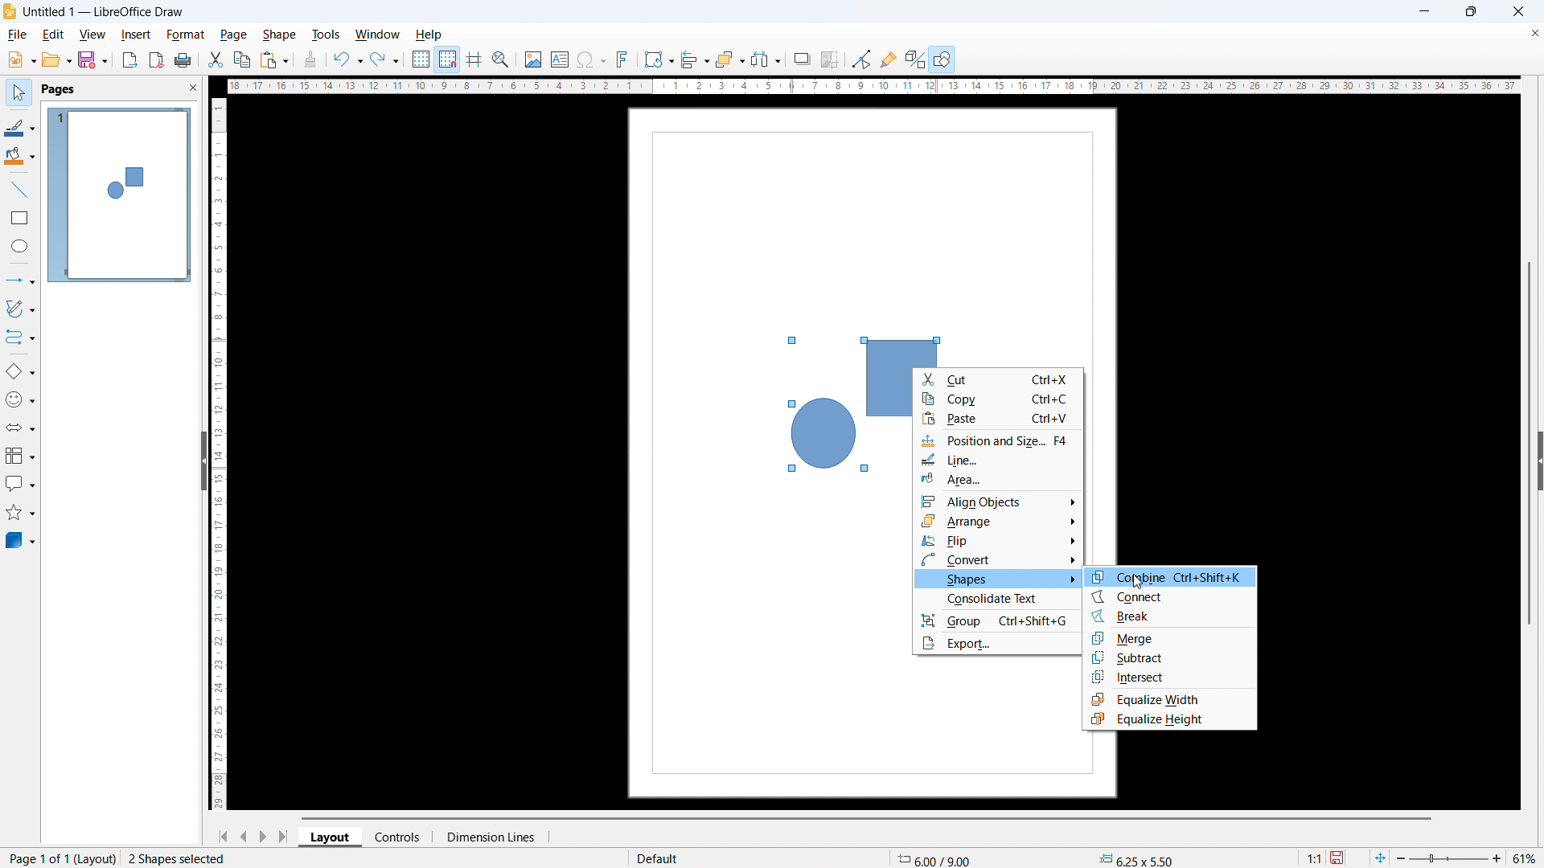 The width and height of the screenshot is (1544, 868). Describe the element at coordinates (21, 371) in the screenshot. I see `basic shapes` at that location.